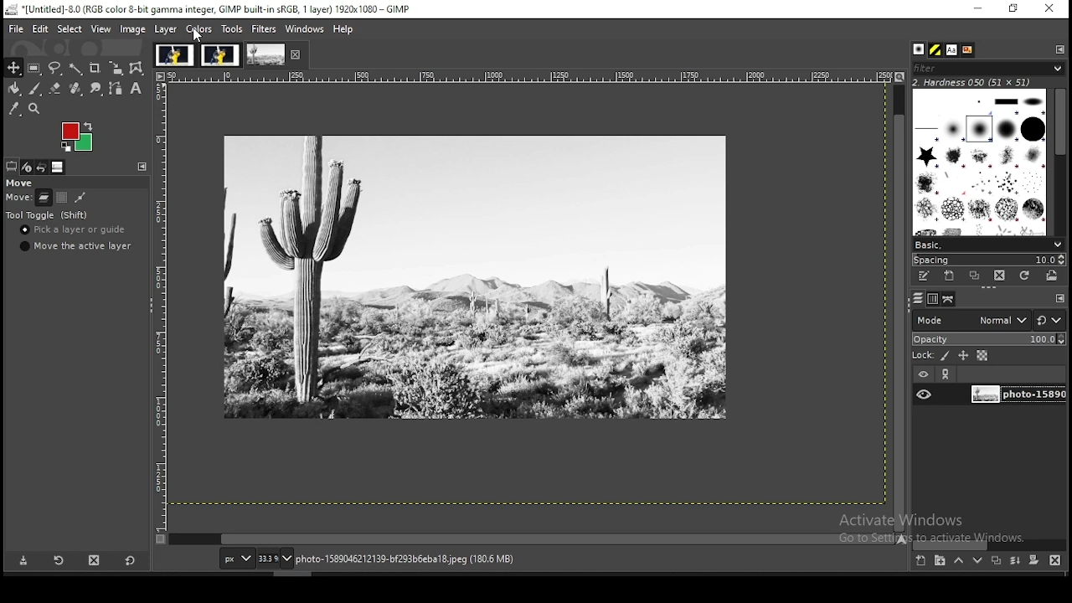 This screenshot has width=1072, height=603. Describe the element at coordinates (977, 560) in the screenshot. I see `move layer one step down` at that location.